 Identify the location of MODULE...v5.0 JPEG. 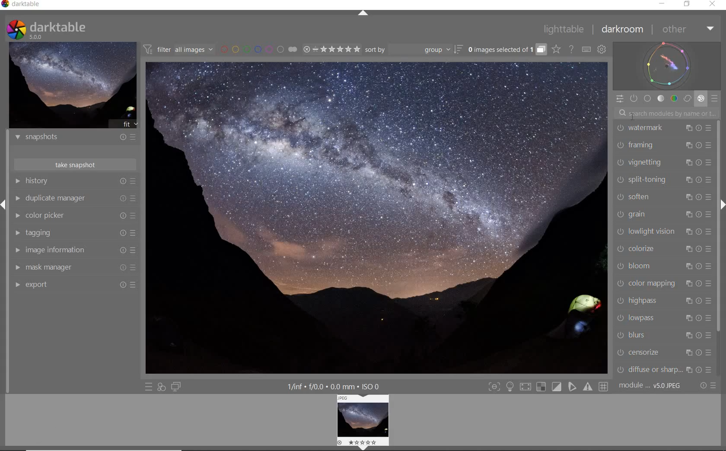
(653, 386).